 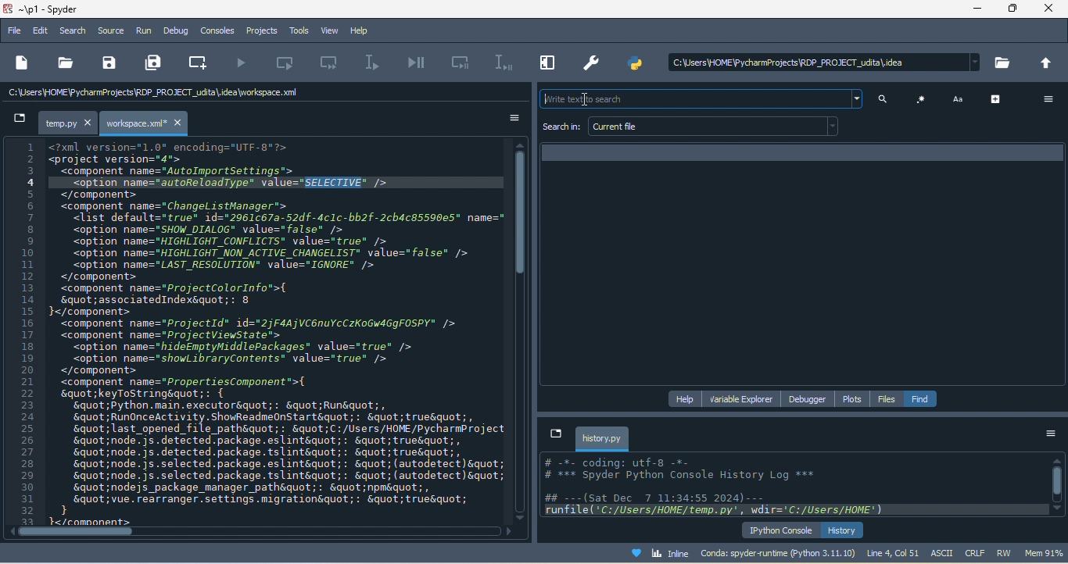 I want to click on browse tabs, so click(x=554, y=434).